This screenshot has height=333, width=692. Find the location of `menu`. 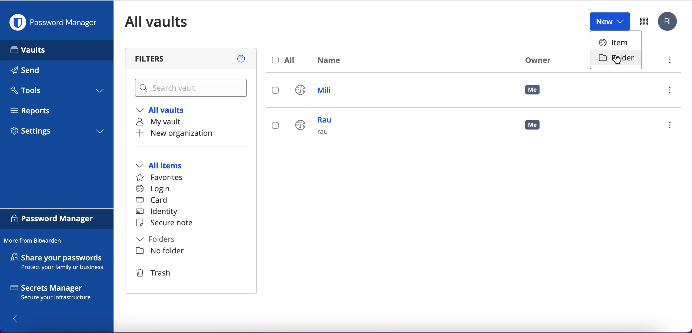

menu is located at coordinates (669, 61).